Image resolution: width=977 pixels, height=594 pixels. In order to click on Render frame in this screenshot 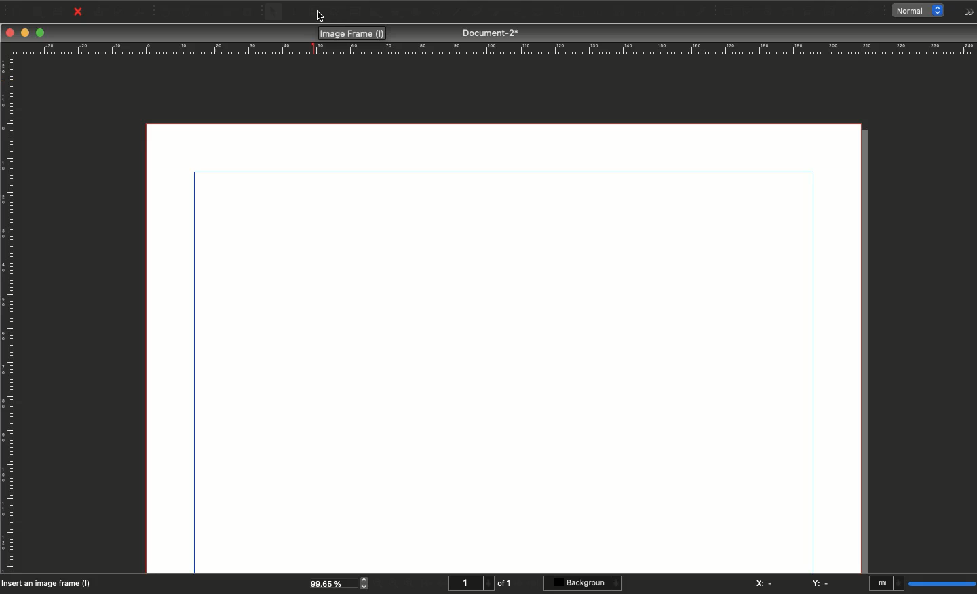, I will do `click(333, 12)`.